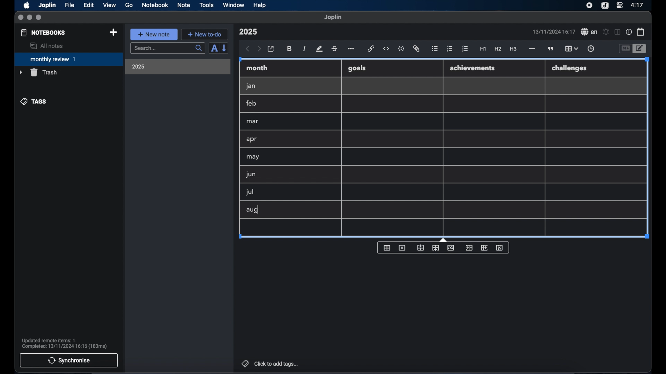 This screenshot has width=666, height=374. What do you see at coordinates (531, 49) in the screenshot?
I see `horizontal rule` at bounding box center [531, 49].